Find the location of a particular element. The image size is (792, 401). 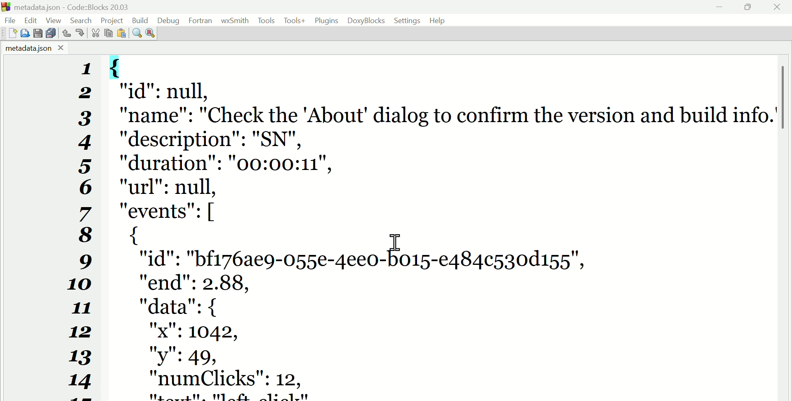

cursor is located at coordinates (395, 244).